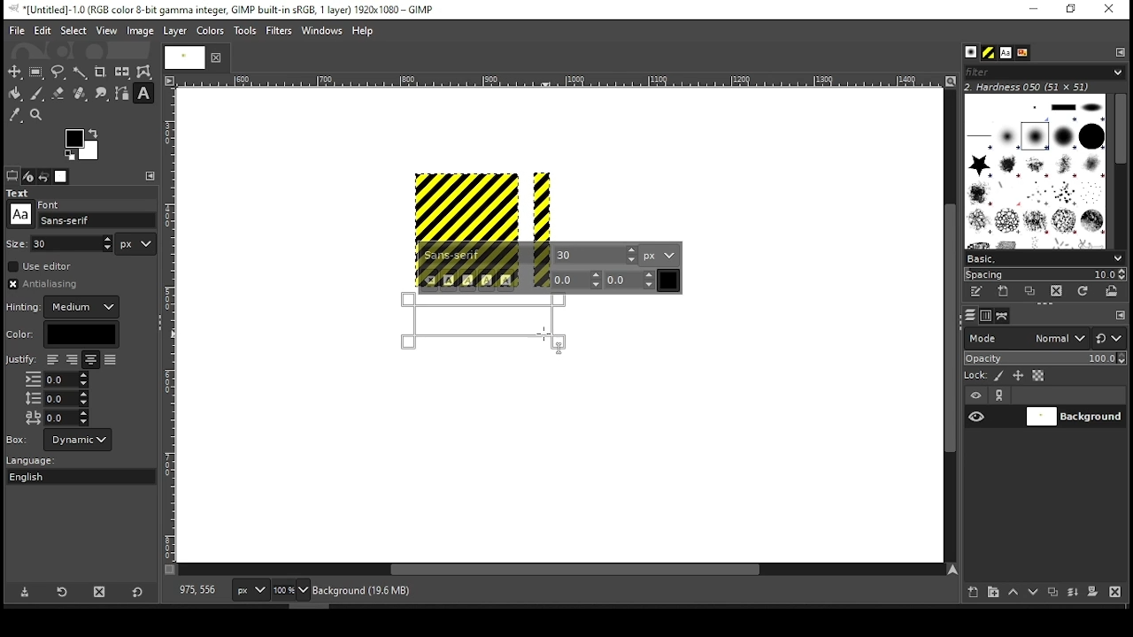 The width and height of the screenshot is (1133, 637). I want to click on underline, so click(487, 280).